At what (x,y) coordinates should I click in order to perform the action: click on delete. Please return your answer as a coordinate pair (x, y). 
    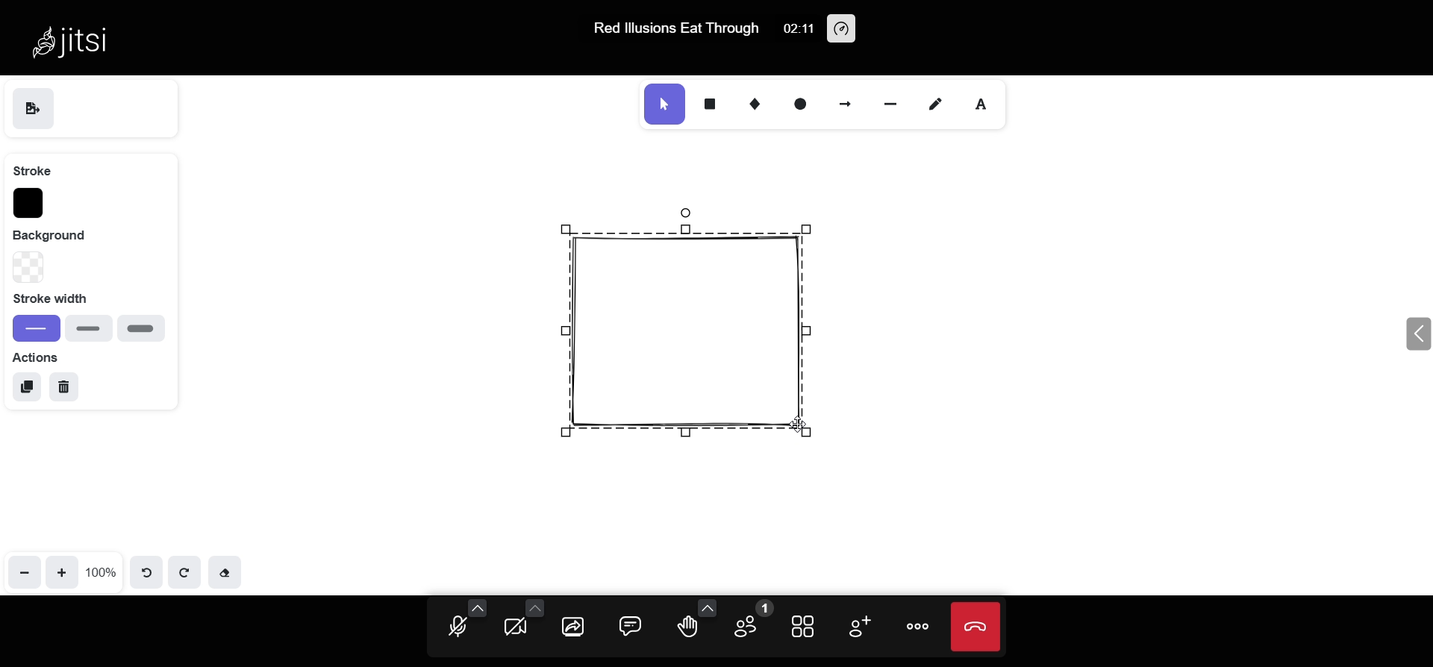
    Looking at the image, I should click on (69, 388).